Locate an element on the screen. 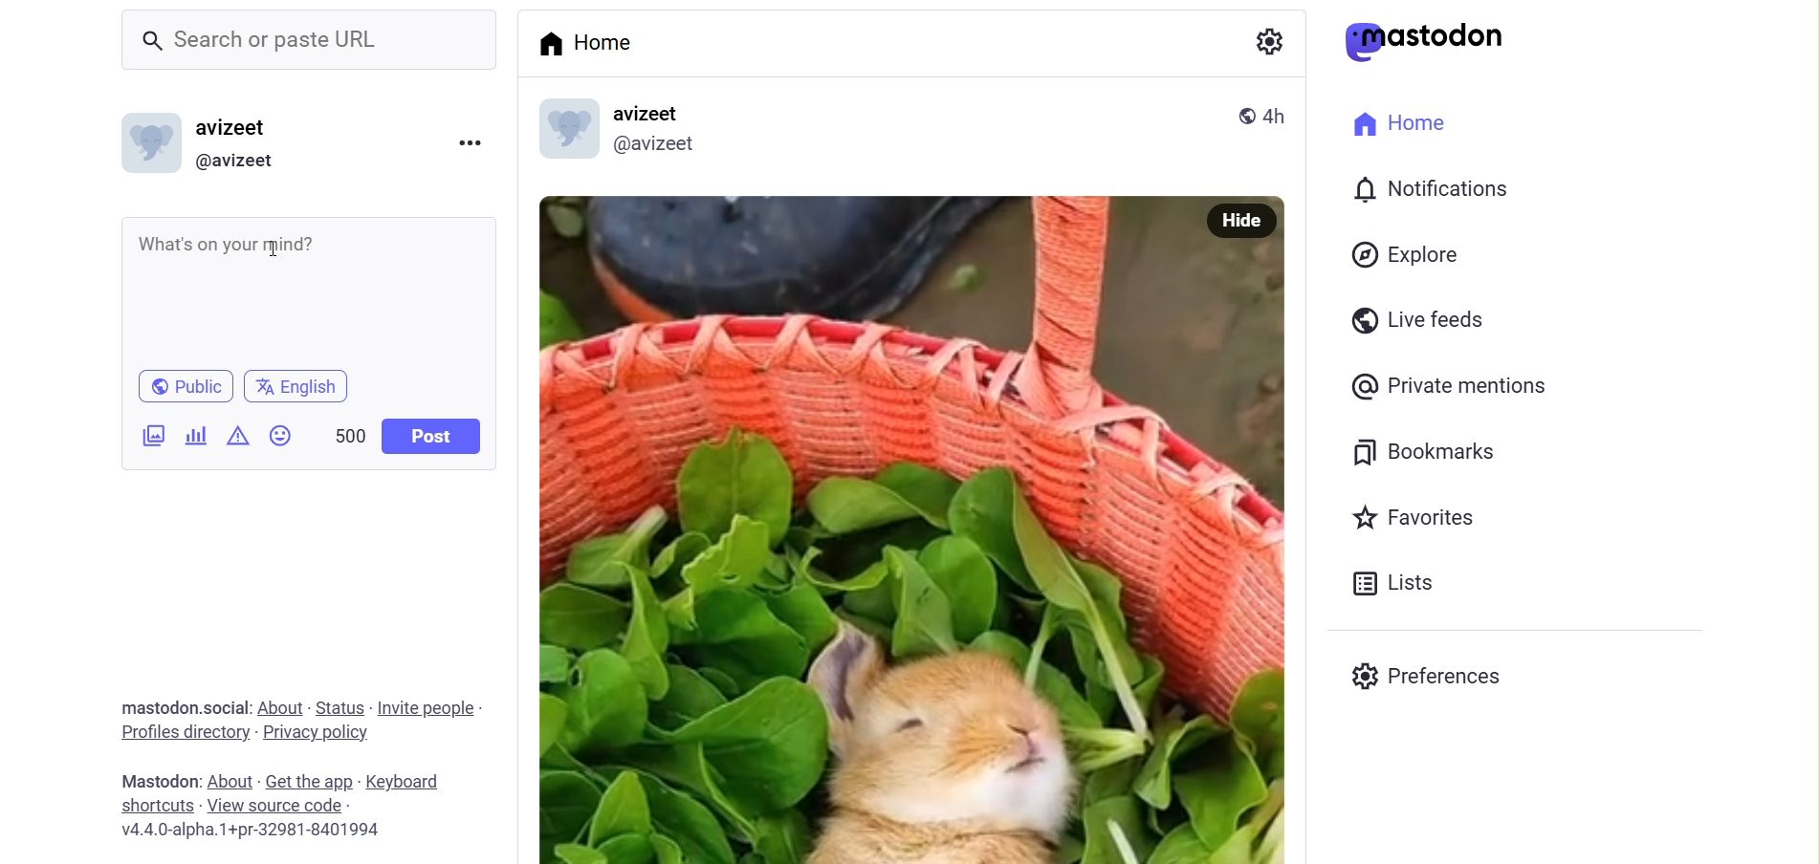 Image resolution: width=1819 pixels, height=864 pixels. cursor is located at coordinates (275, 247).